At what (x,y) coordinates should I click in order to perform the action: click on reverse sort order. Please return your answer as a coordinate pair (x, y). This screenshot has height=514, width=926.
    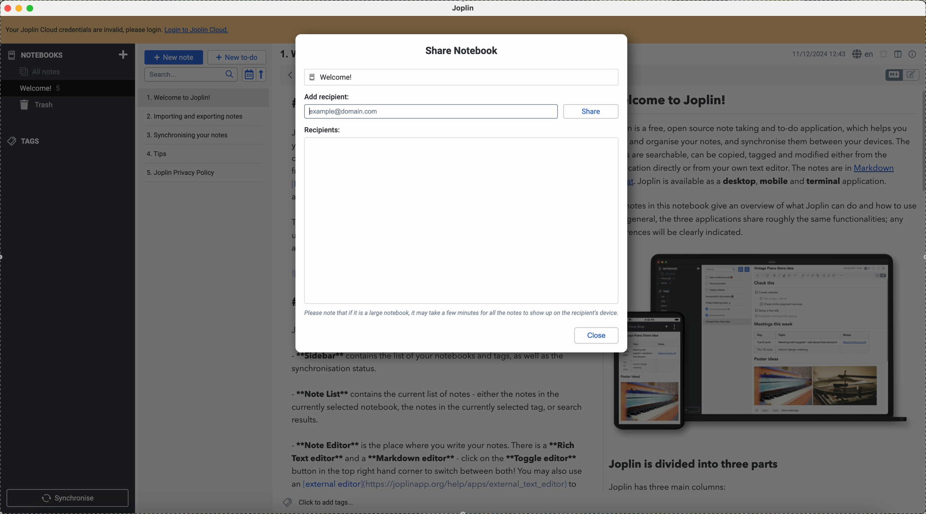
    Looking at the image, I should click on (261, 74).